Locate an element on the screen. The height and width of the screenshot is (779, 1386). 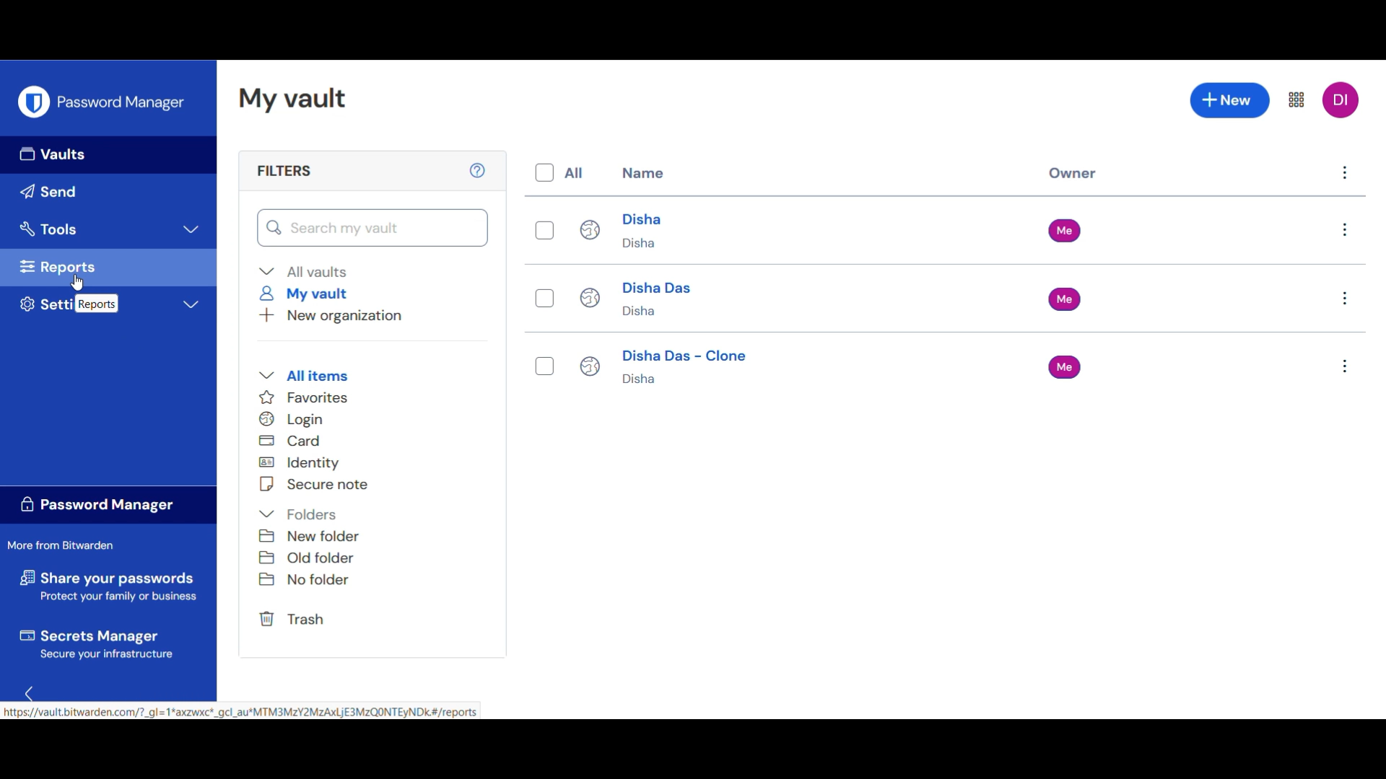
secret manager is located at coordinates (106, 641).